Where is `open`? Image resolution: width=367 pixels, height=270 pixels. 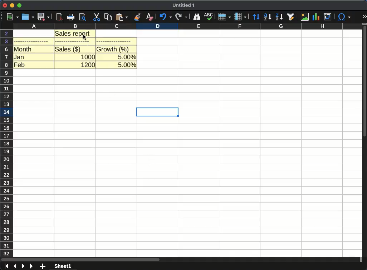
open is located at coordinates (28, 17).